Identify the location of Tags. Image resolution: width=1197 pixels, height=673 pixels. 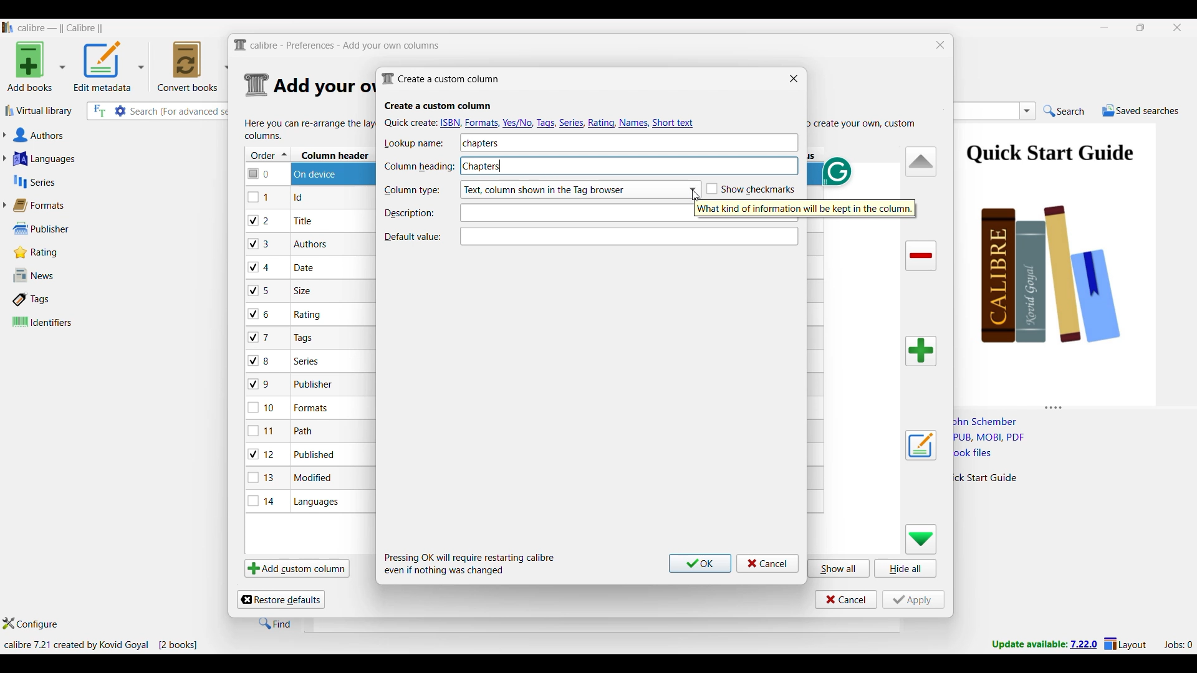
(58, 299).